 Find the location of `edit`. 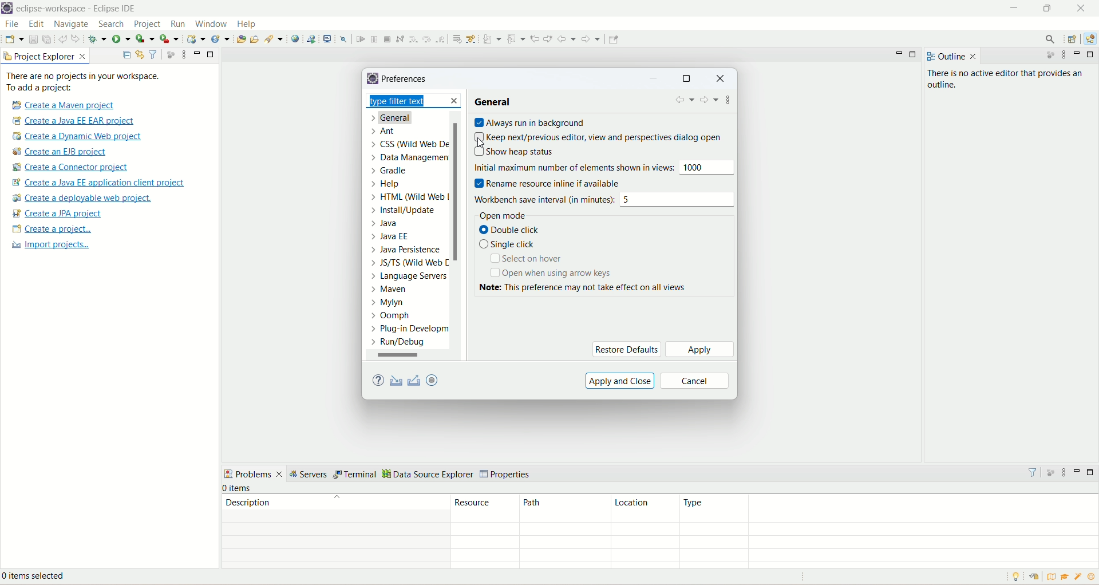

edit is located at coordinates (36, 25).